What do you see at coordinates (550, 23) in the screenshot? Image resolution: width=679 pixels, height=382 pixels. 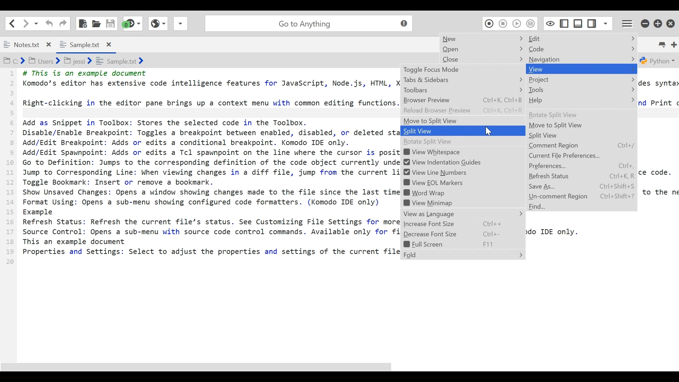 I see `Toggle focus mode` at bounding box center [550, 23].